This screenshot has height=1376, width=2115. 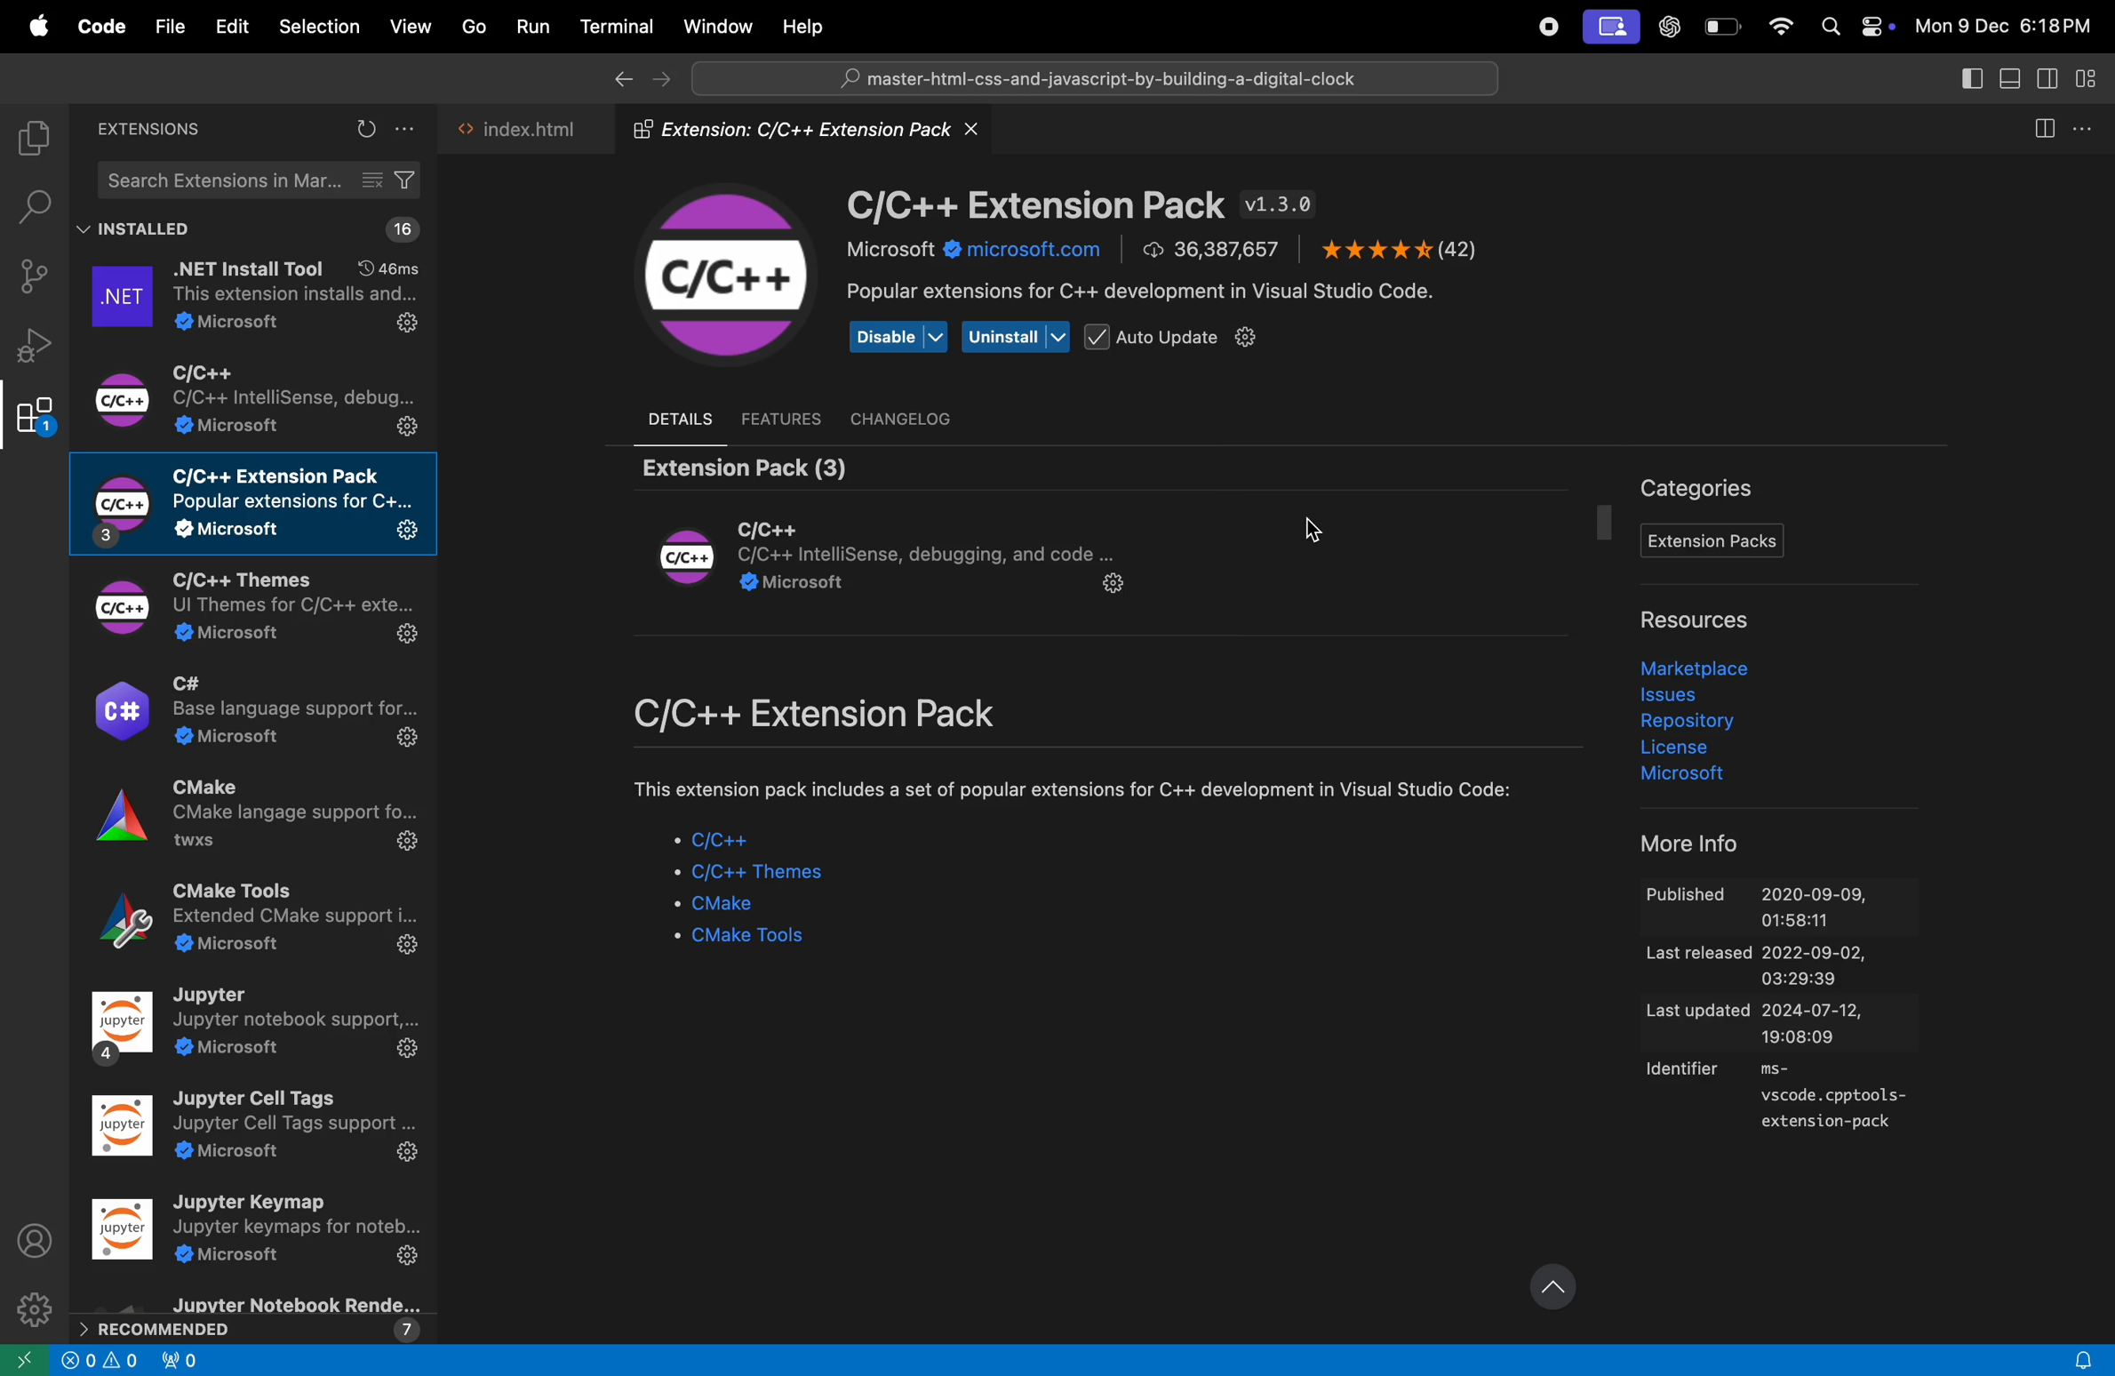 What do you see at coordinates (802, 132) in the screenshot?
I see `Extension folder` at bounding box center [802, 132].